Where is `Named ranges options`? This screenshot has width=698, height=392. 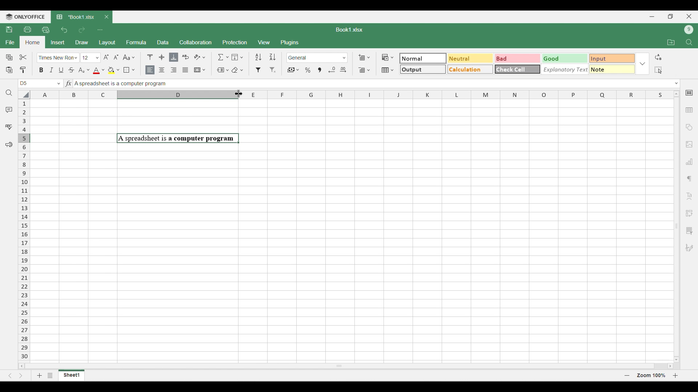 Named ranges options is located at coordinates (223, 70).